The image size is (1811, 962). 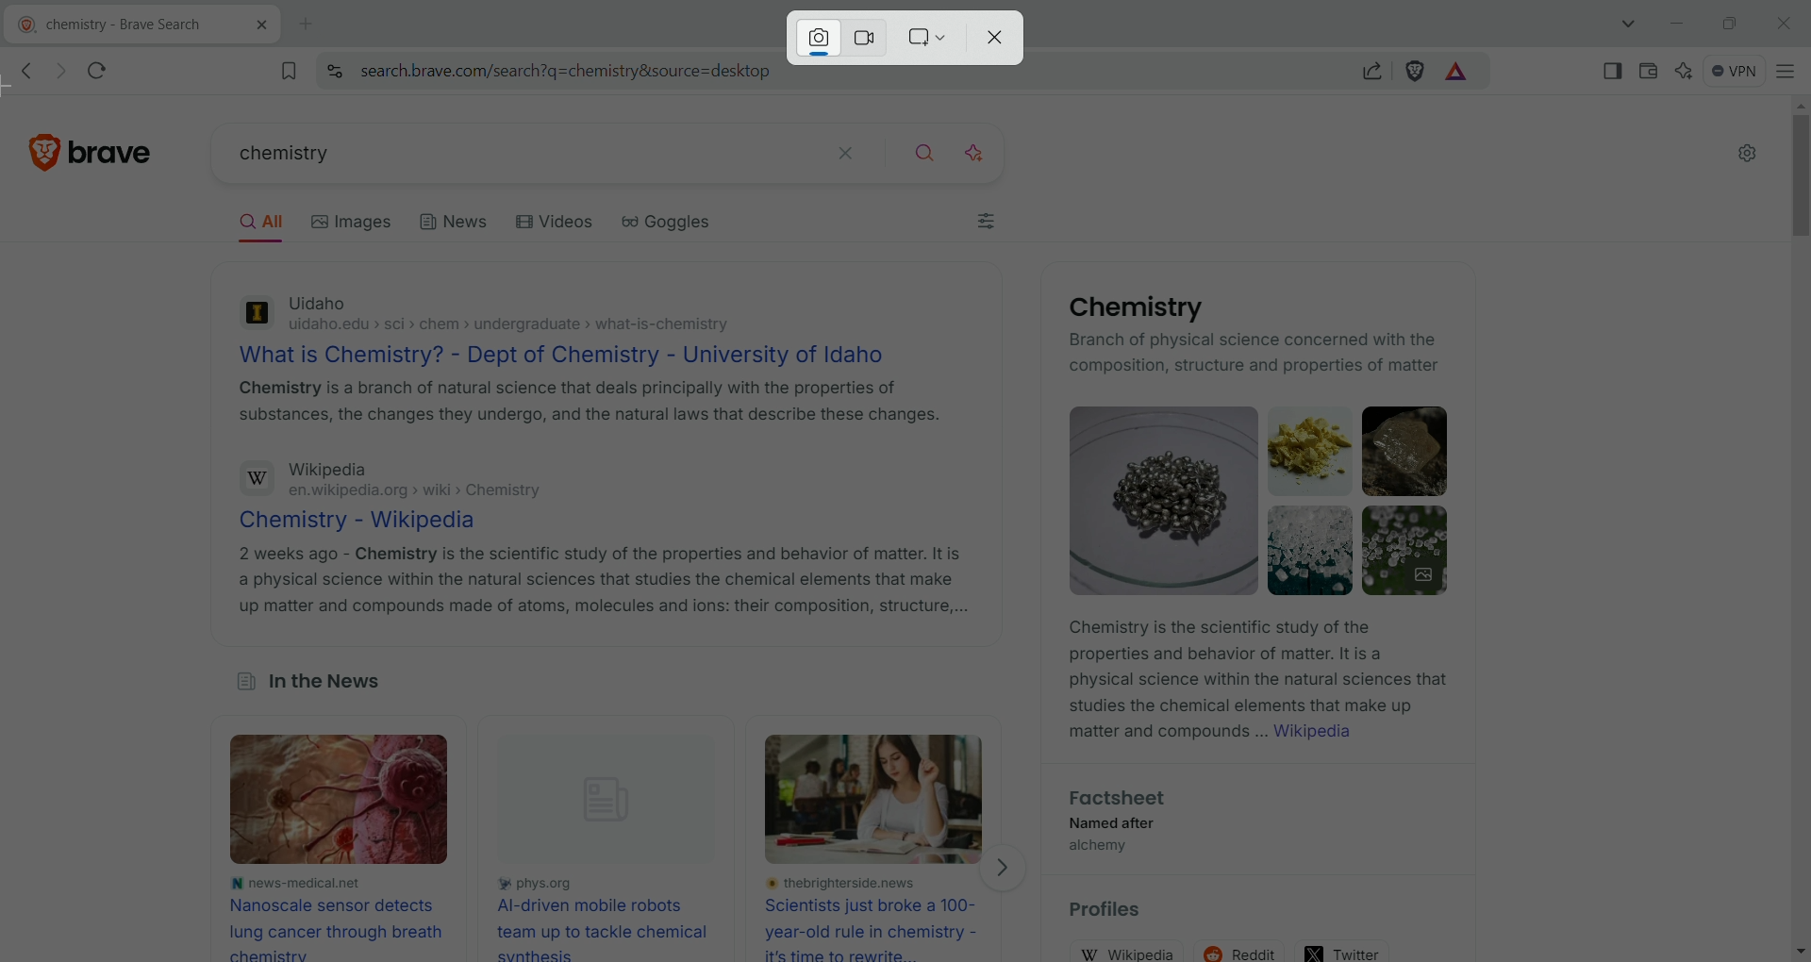 I want to click on reload, so click(x=105, y=67).